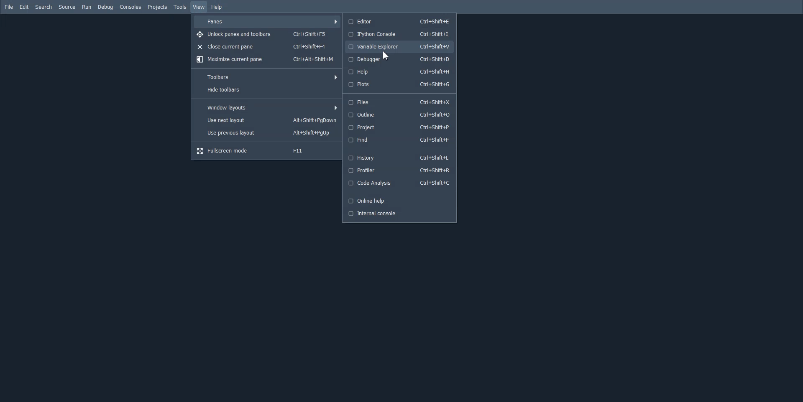 The image size is (803, 402). Describe the element at coordinates (87, 7) in the screenshot. I see `Run` at that location.